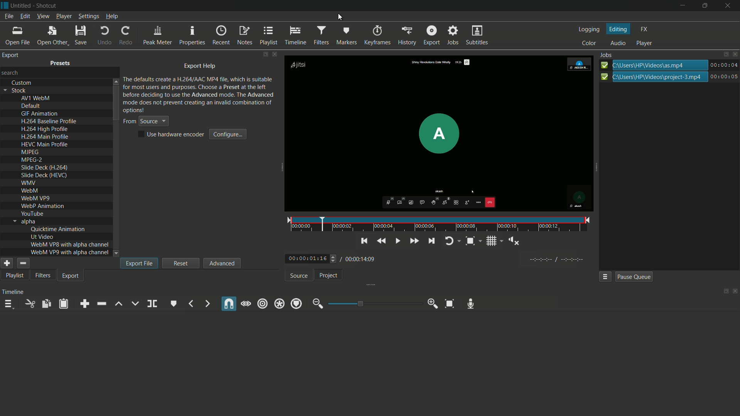 This screenshot has width=740, height=416. I want to click on zoom out, so click(316, 304).